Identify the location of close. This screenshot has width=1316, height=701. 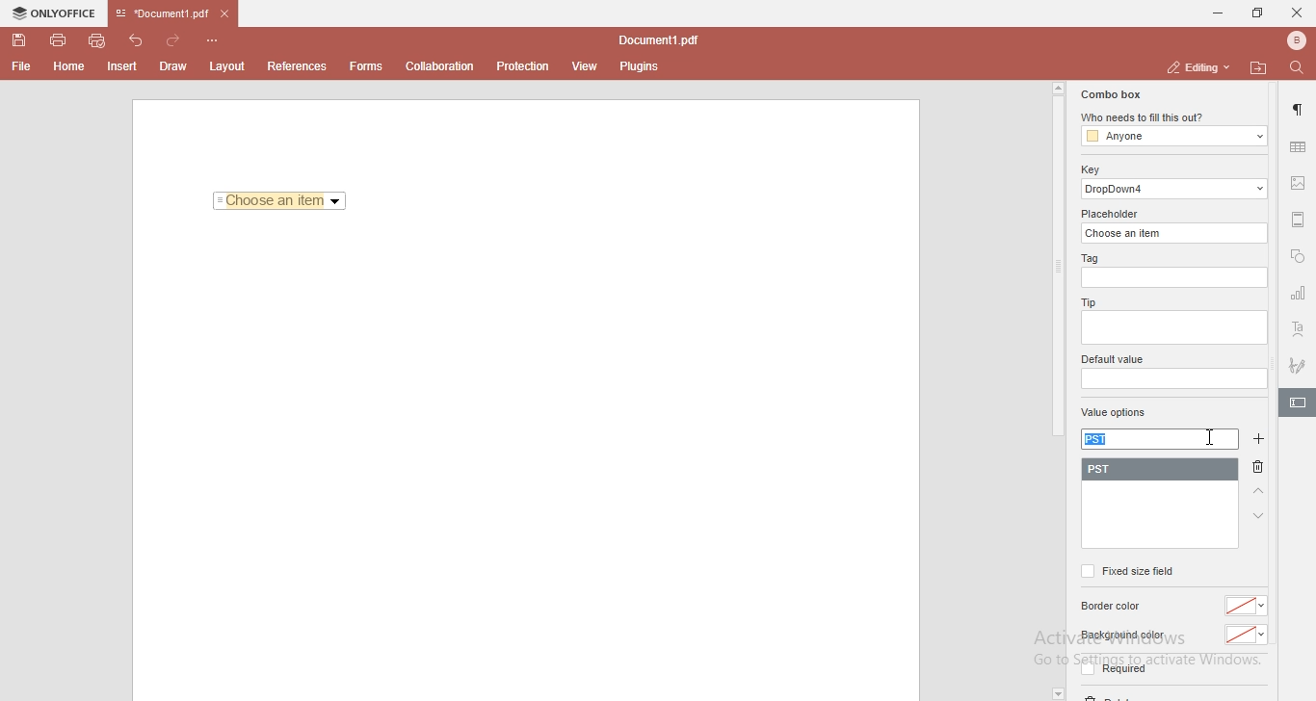
(1297, 12).